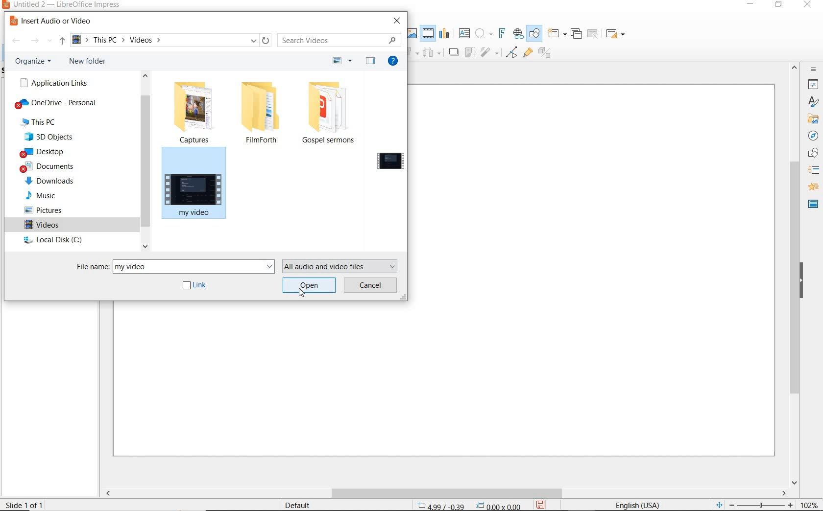 The width and height of the screenshot is (823, 511). Describe the element at coordinates (593, 34) in the screenshot. I see `DELETE SLIDE` at that location.